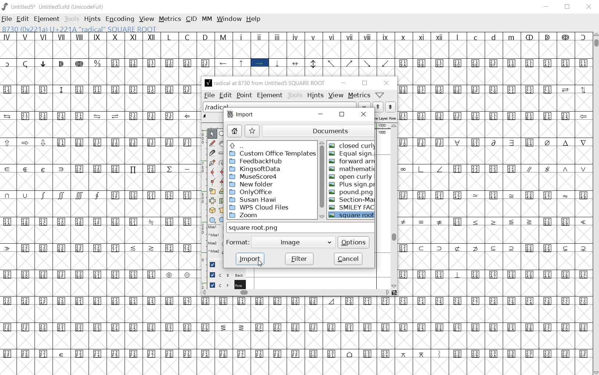  Describe the element at coordinates (244, 216) in the screenshot. I see `zoom` at that location.